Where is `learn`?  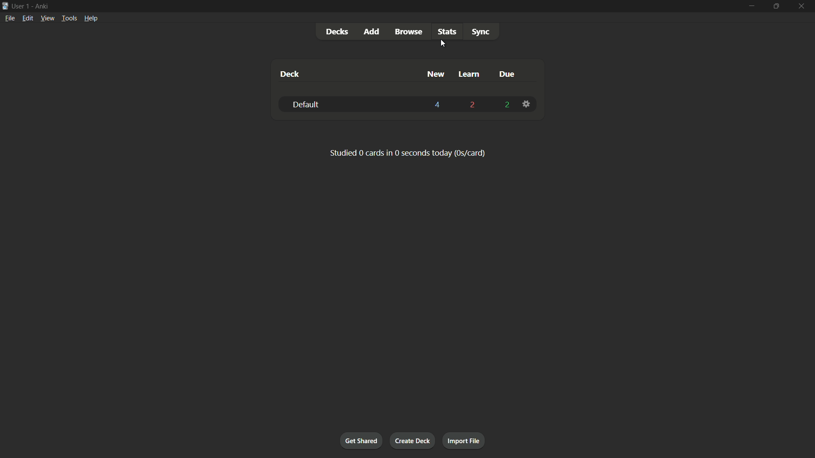 learn is located at coordinates (470, 75).